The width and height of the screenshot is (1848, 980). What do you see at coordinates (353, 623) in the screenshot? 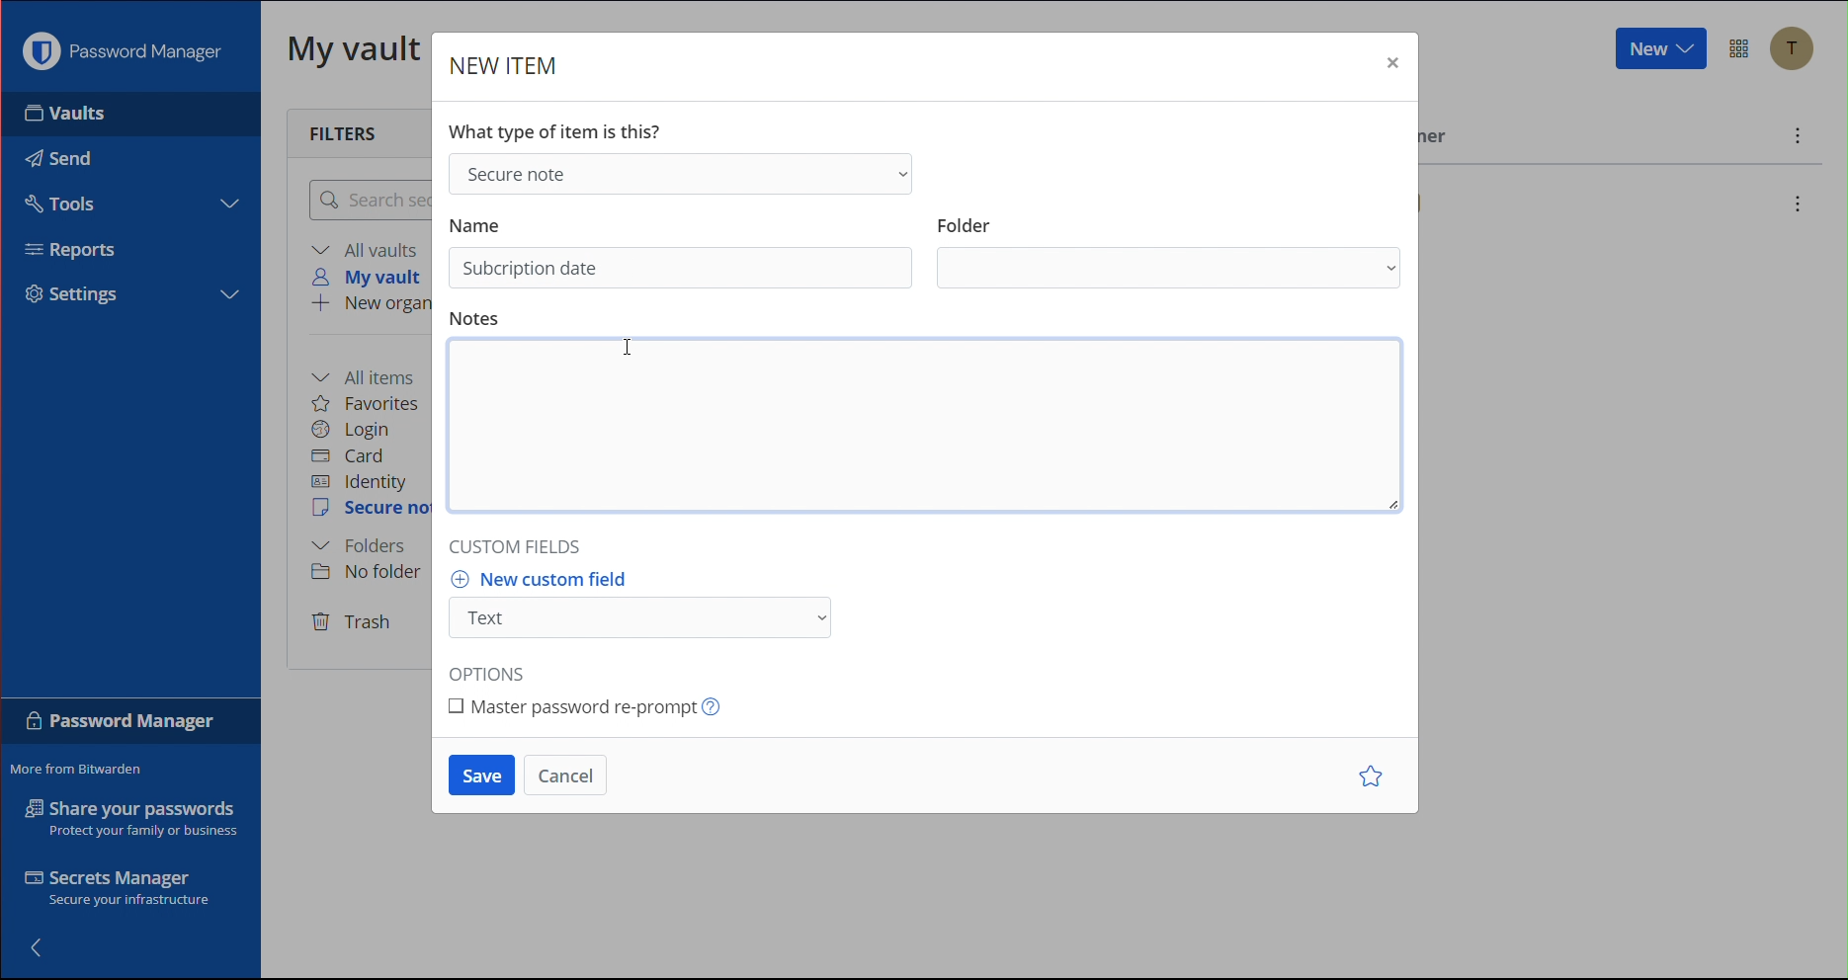
I see `Trash` at bounding box center [353, 623].